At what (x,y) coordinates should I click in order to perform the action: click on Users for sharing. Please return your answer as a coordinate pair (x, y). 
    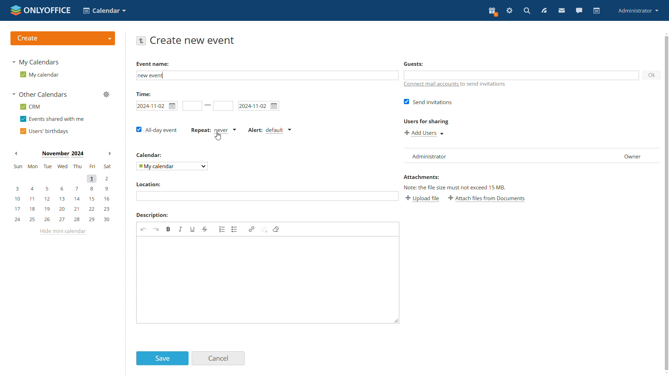
    Looking at the image, I should click on (425, 120).